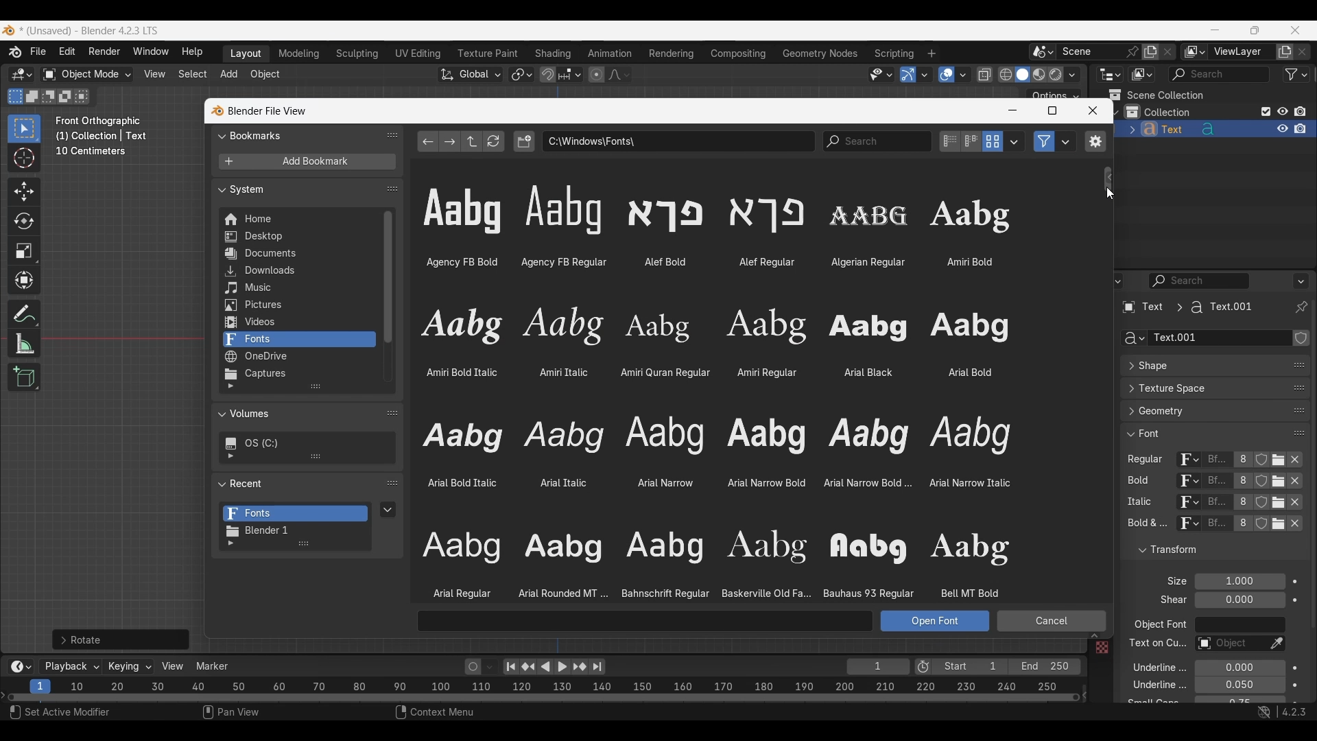 Image resolution: width=1317 pixels, height=741 pixels. Describe the element at coordinates (1216, 481) in the screenshot. I see `name of current font` at that location.